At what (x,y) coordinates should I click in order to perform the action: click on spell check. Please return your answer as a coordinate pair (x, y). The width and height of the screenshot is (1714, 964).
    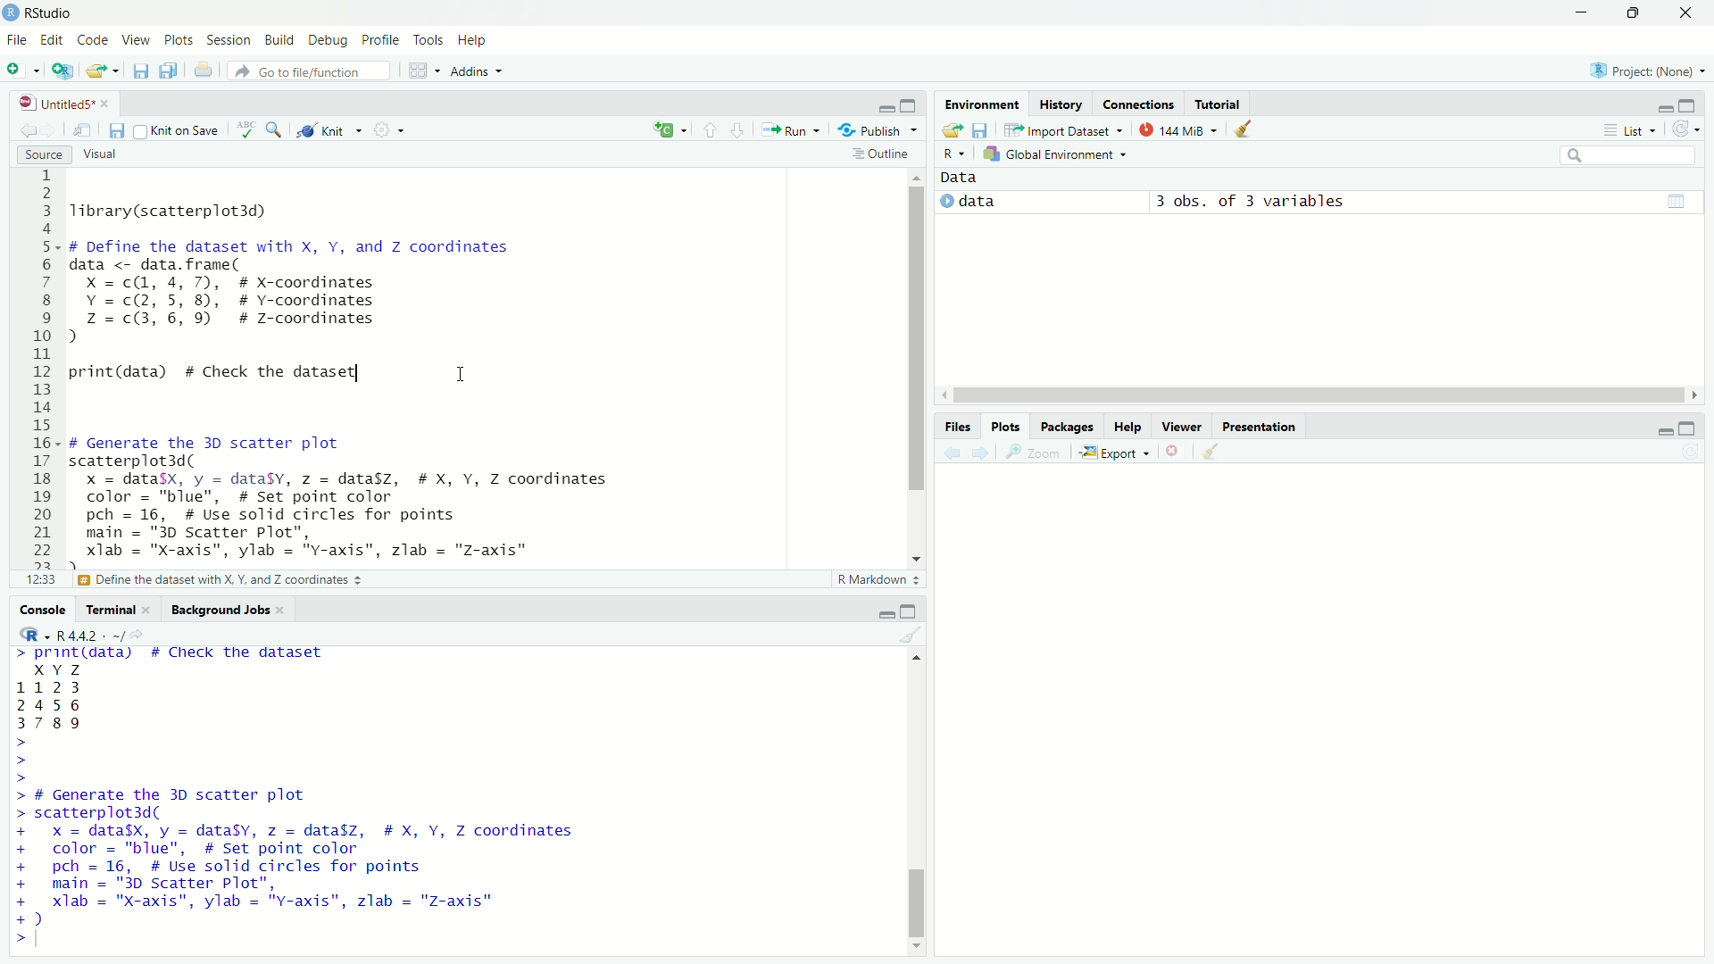
    Looking at the image, I should click on (245, 130).